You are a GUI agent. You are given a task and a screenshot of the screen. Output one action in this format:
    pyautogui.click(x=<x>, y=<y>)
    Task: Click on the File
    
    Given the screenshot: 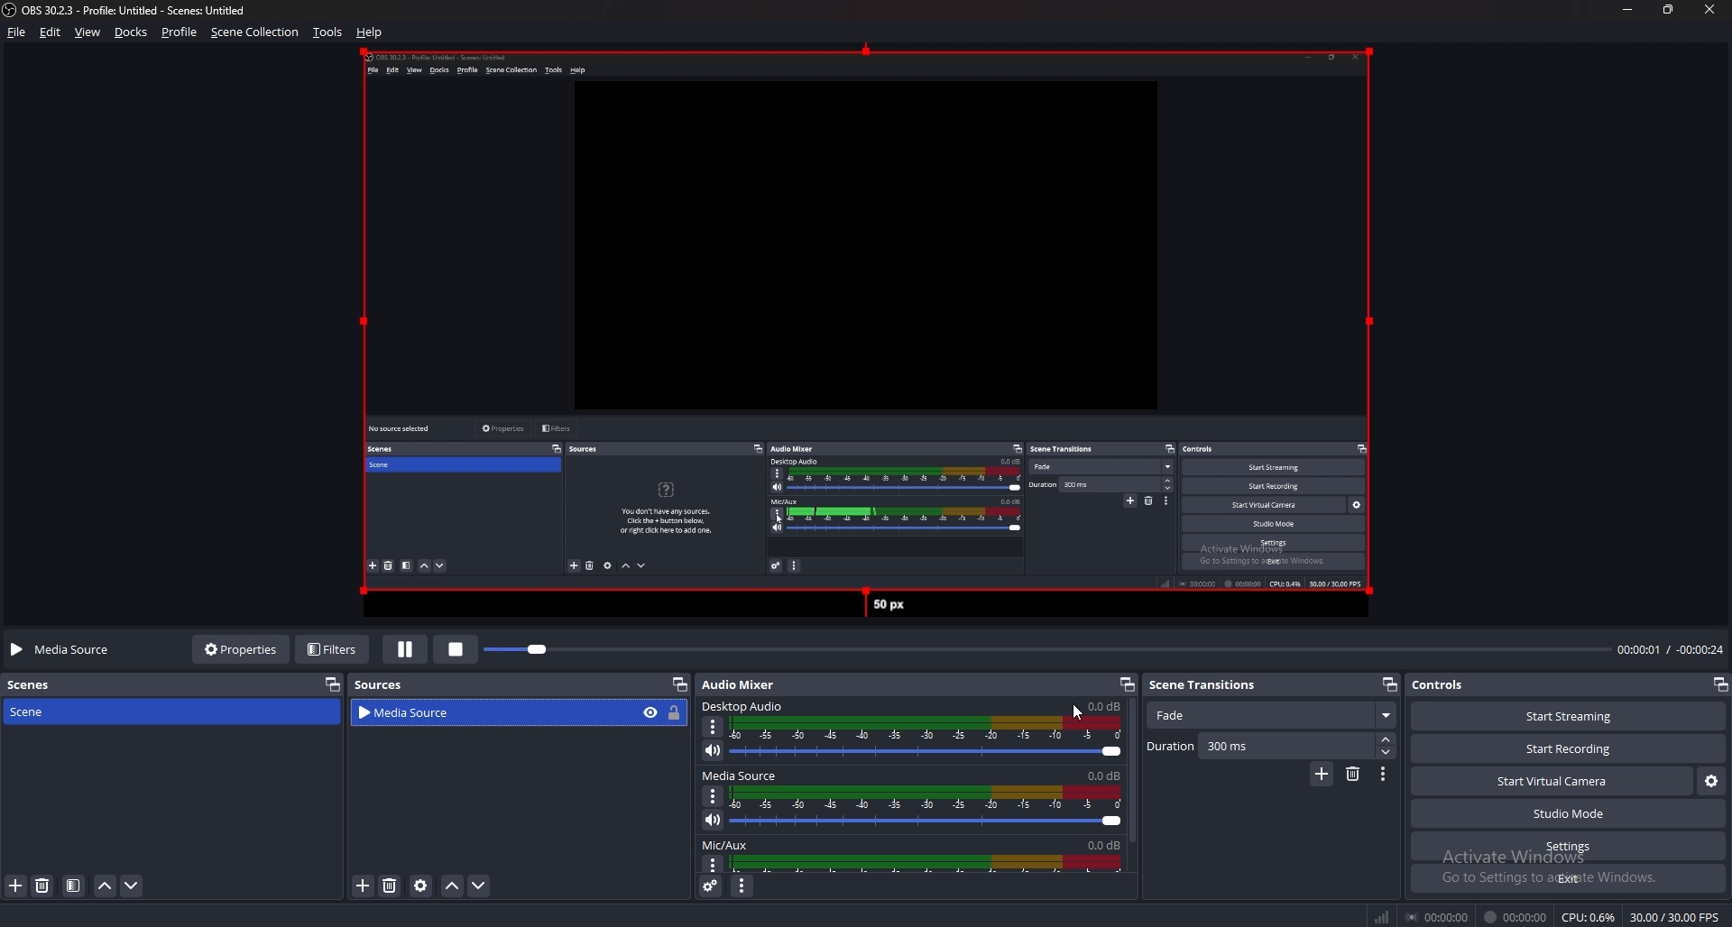 What is the action you would take?
    pyautogui.click(x=20, y=32)
    